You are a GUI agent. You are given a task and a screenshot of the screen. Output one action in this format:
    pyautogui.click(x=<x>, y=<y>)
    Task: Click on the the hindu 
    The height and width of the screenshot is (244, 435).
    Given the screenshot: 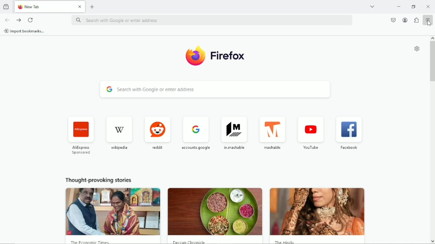 What is the action you would take?
    pyautogui.click(x=286, y=241)
    